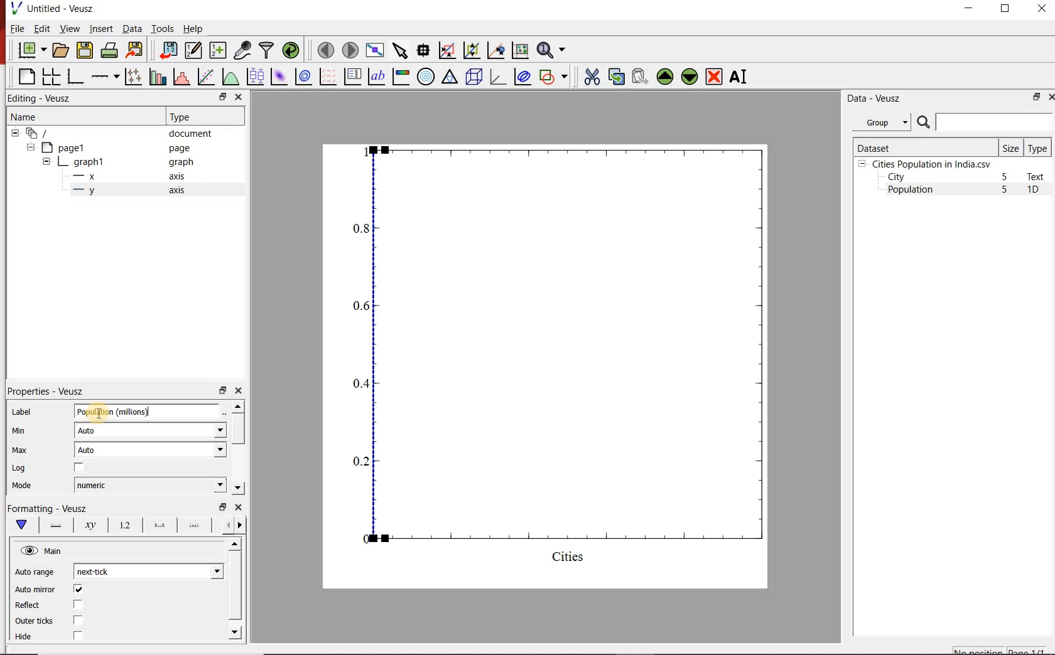 The image size is (1055, 655). Describe the element at coordinates (267, 51) in the screenshot. I see `filter data` at that location.